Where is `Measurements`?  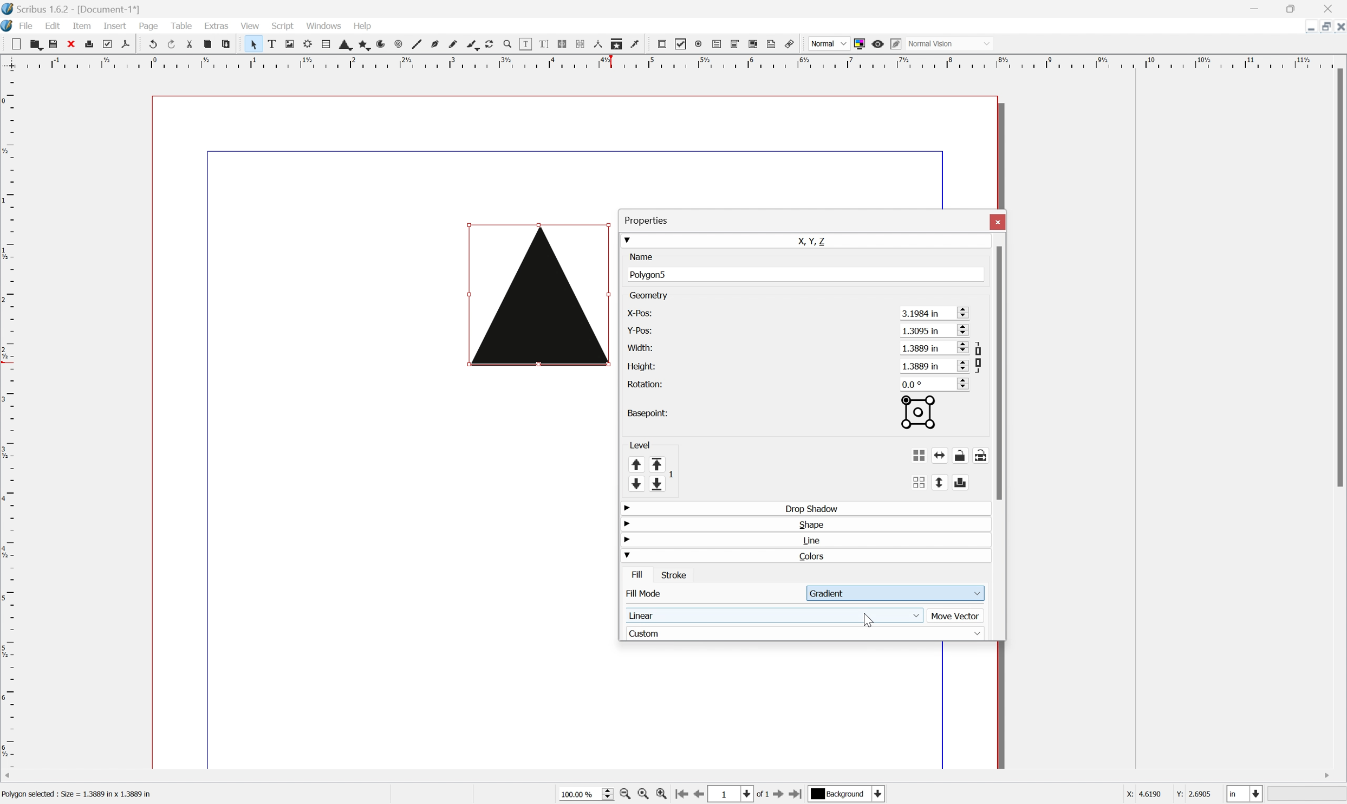 Measurements is located at coordinates (598, 45).